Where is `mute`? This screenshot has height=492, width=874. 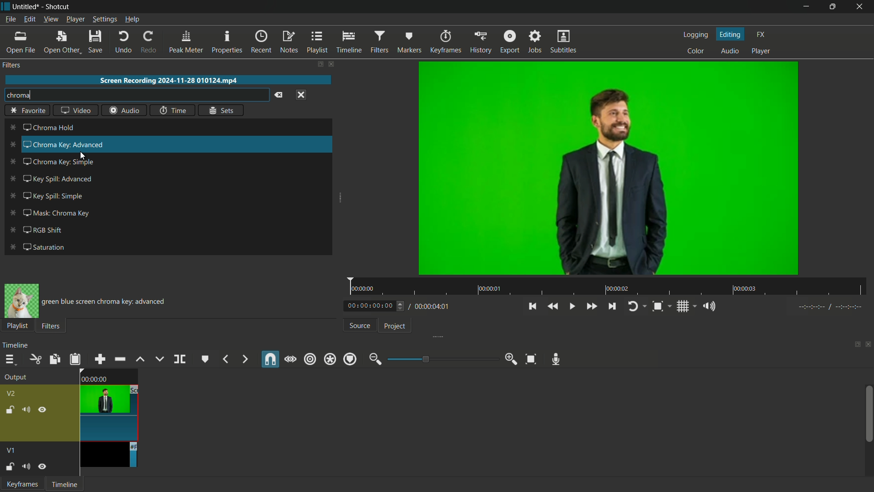 mute is located at coordinates (25, 466).